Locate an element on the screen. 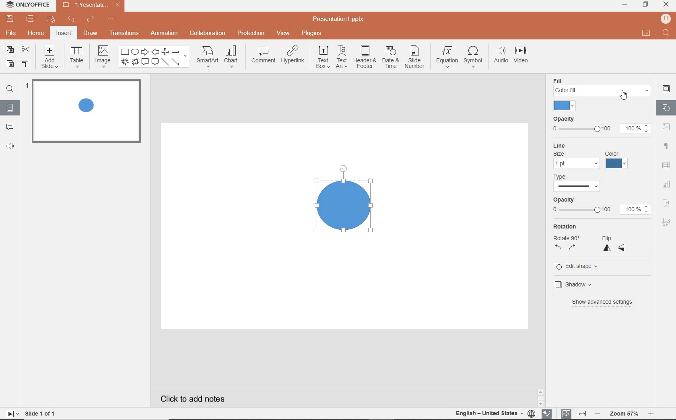 The height and width of the screenshot is (420, 676). fill color is located at coordinates (565, 106).